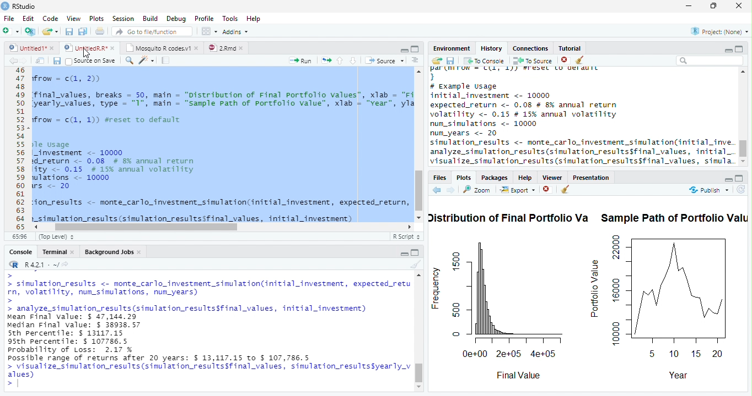 The height and width of the screenshot is (396, 752). I want to click on Code, so click(49, 18).